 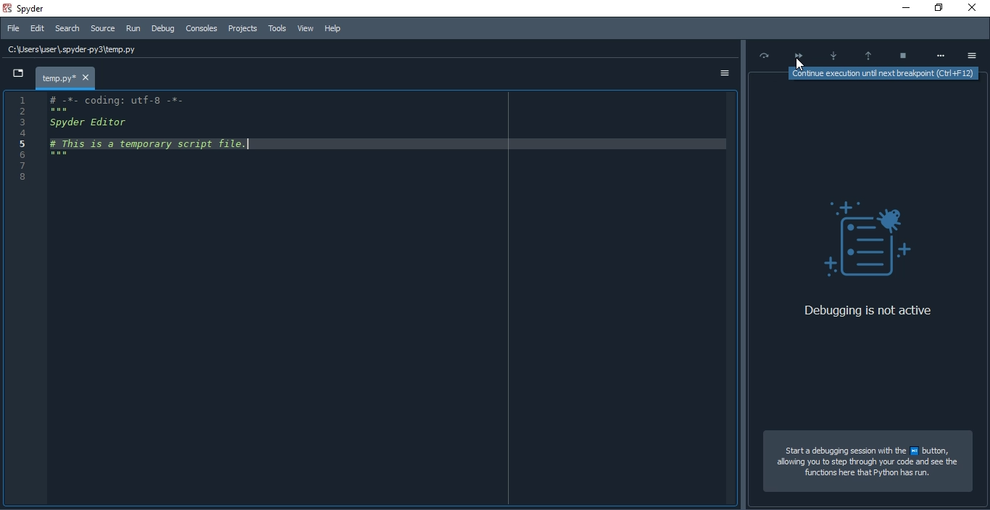 What do you see at coordinates (242, 28) in the screenshot?
I see `Consoles` at bounding box center [242, 28].